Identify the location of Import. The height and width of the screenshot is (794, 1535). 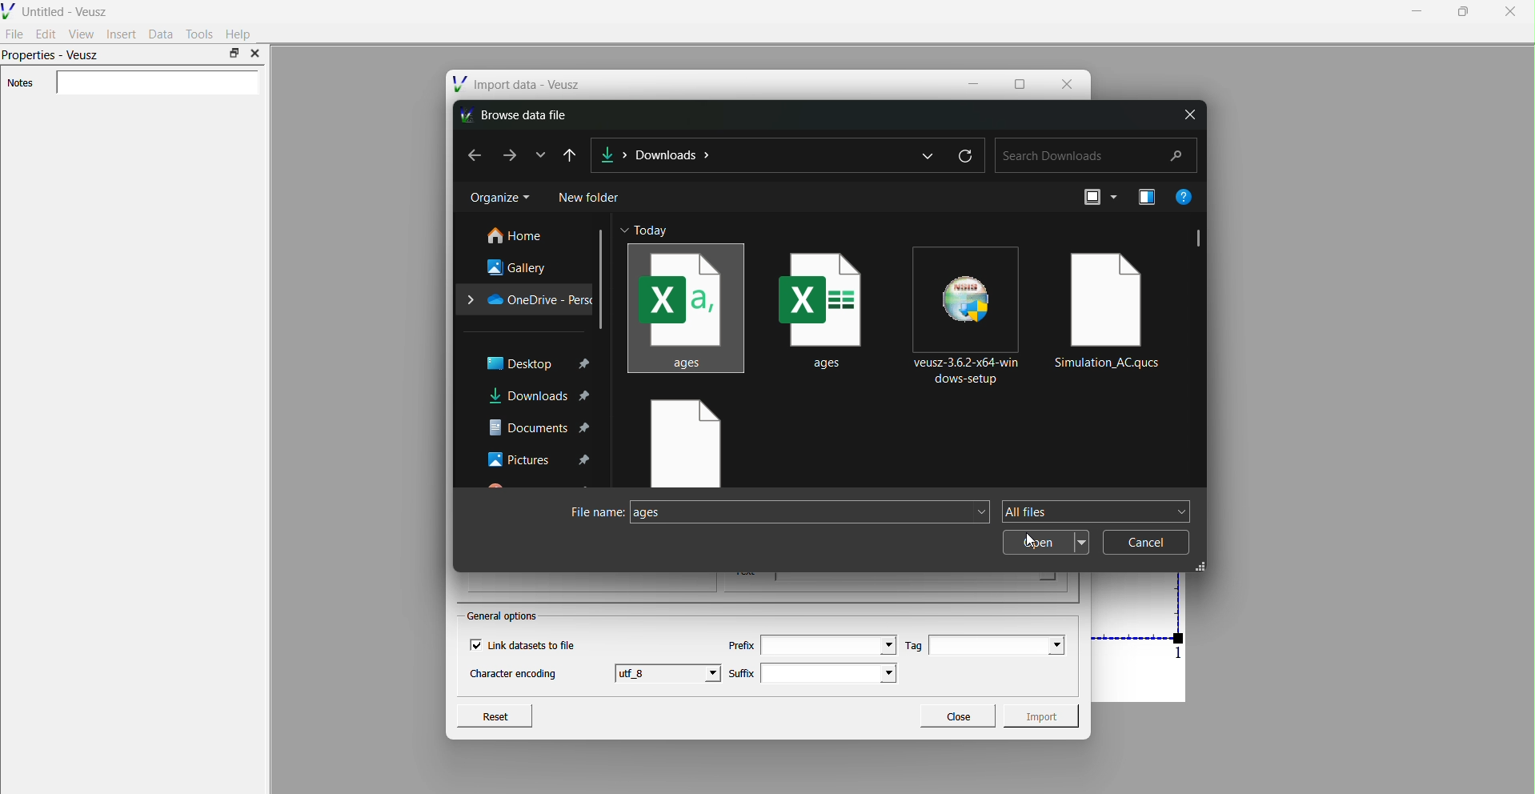
(1044, 716).